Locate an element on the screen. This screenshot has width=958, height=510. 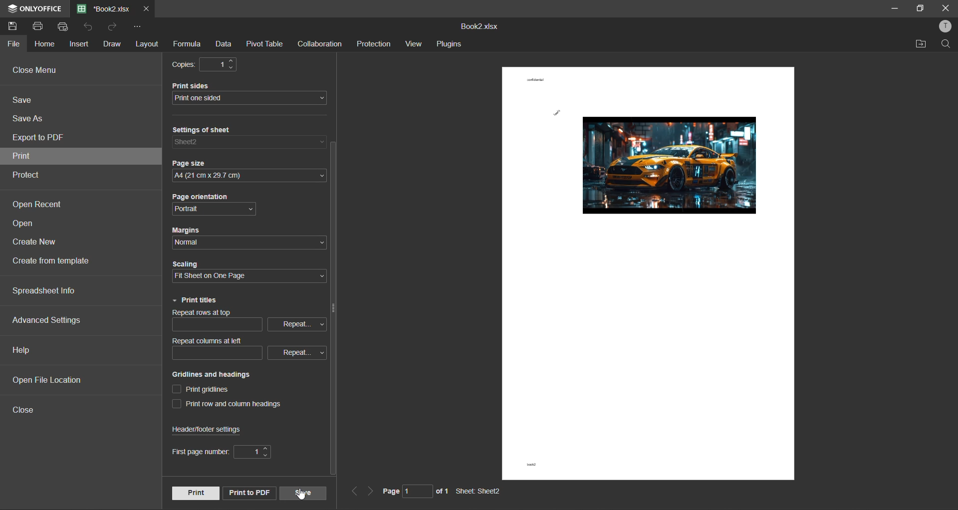
advanced settings is located at coordinates (50, 321).